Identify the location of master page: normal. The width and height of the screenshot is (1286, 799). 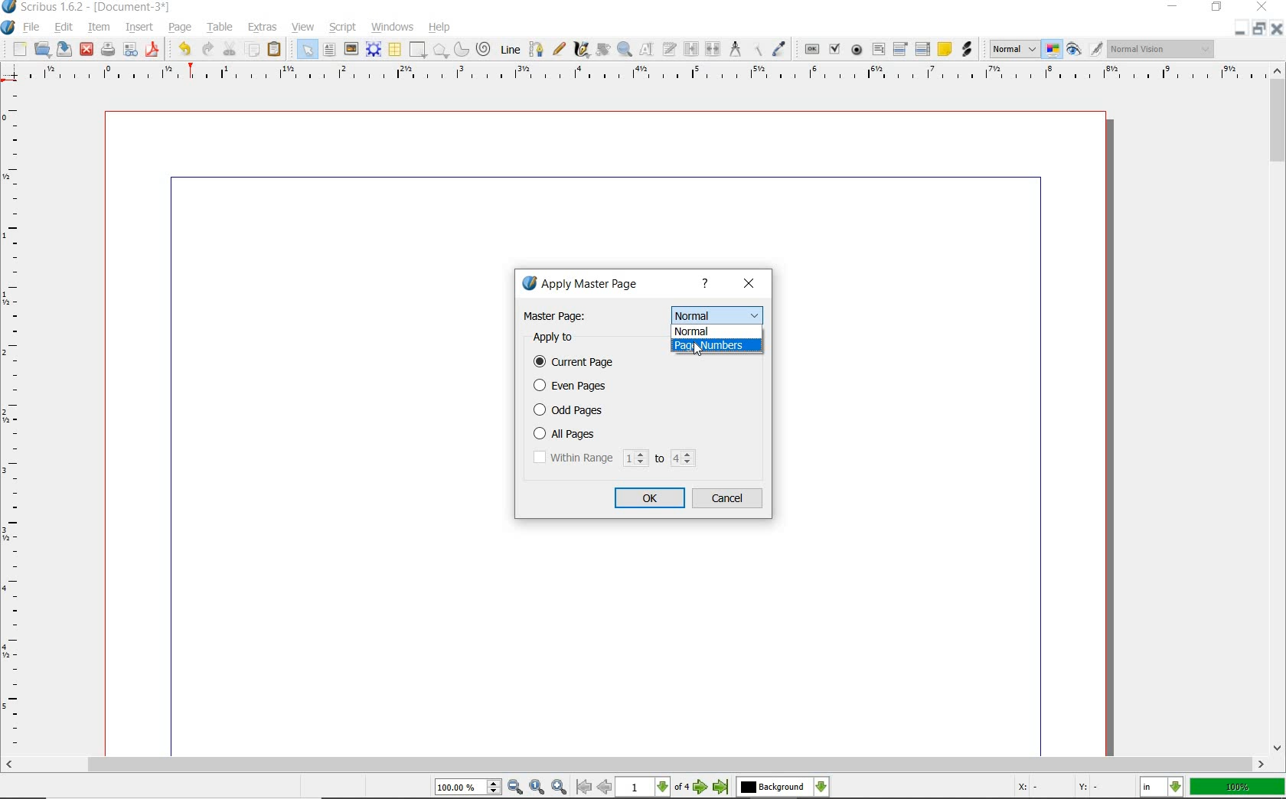
(643, 315).